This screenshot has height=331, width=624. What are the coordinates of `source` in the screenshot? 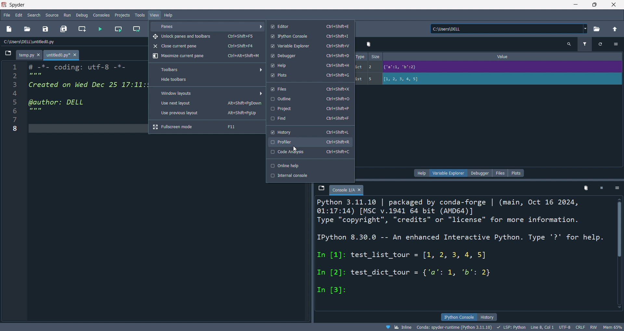 It's located at (52, 14).